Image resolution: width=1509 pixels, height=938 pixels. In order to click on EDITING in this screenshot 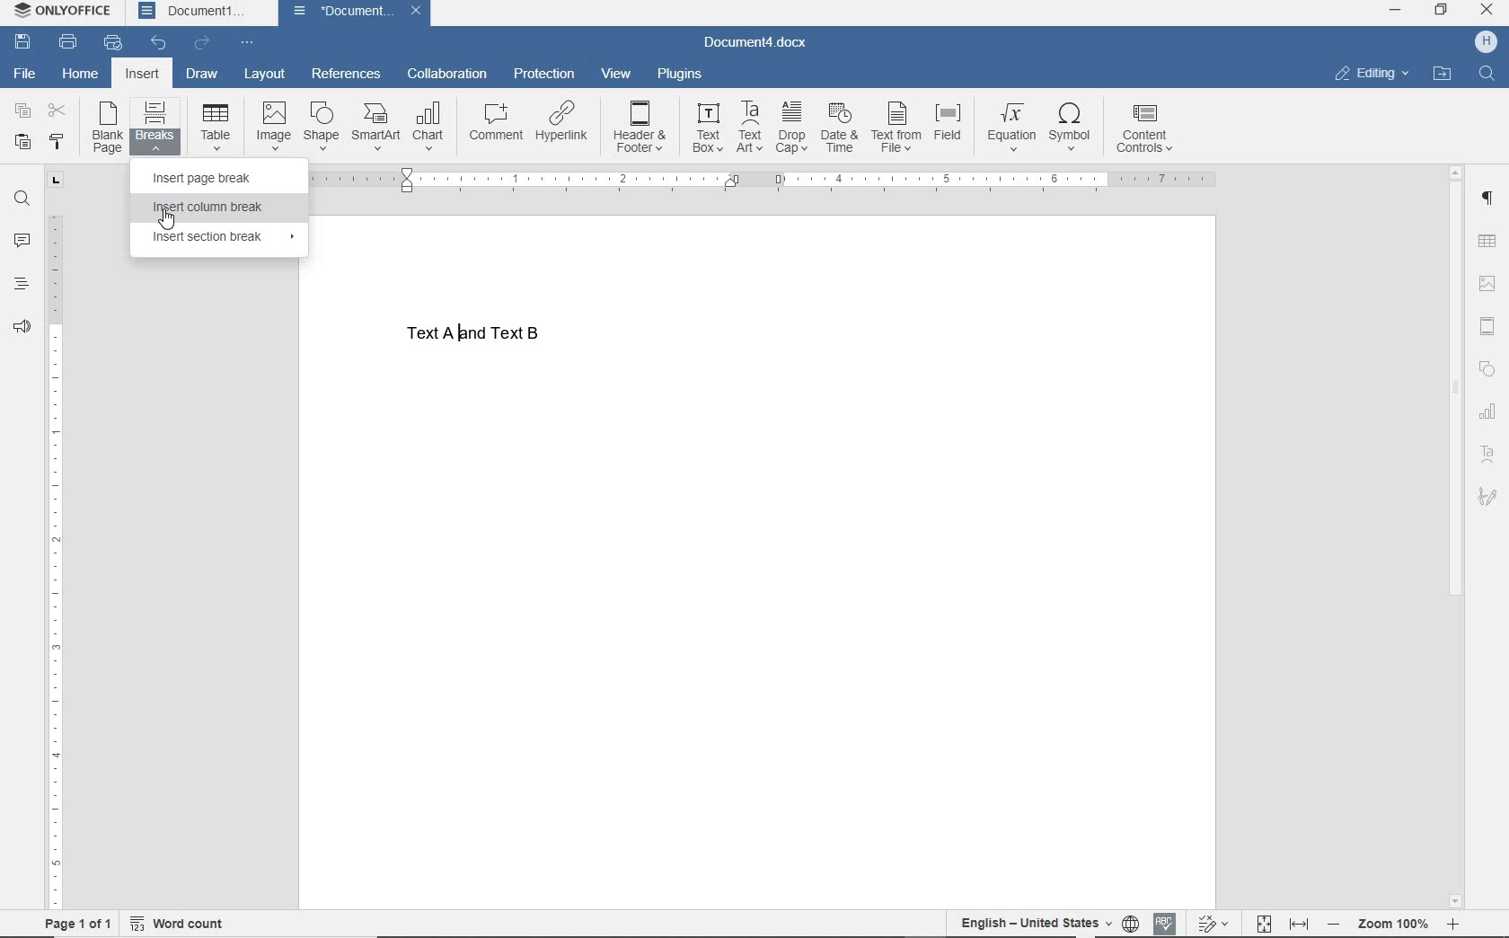, I will do `click(1372, 75)`.